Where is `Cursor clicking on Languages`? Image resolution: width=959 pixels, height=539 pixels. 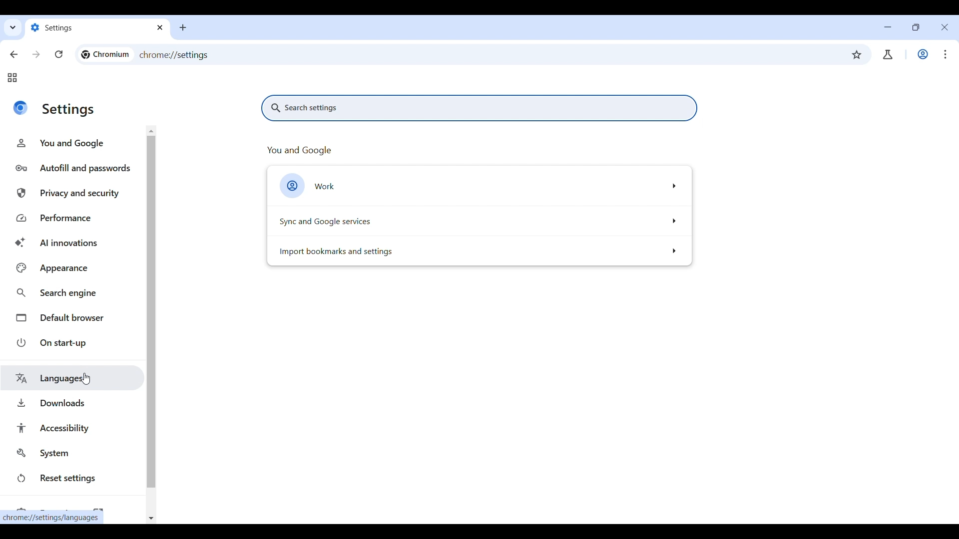
Cursor clicking on Languages is located at coordinates (85, 379).